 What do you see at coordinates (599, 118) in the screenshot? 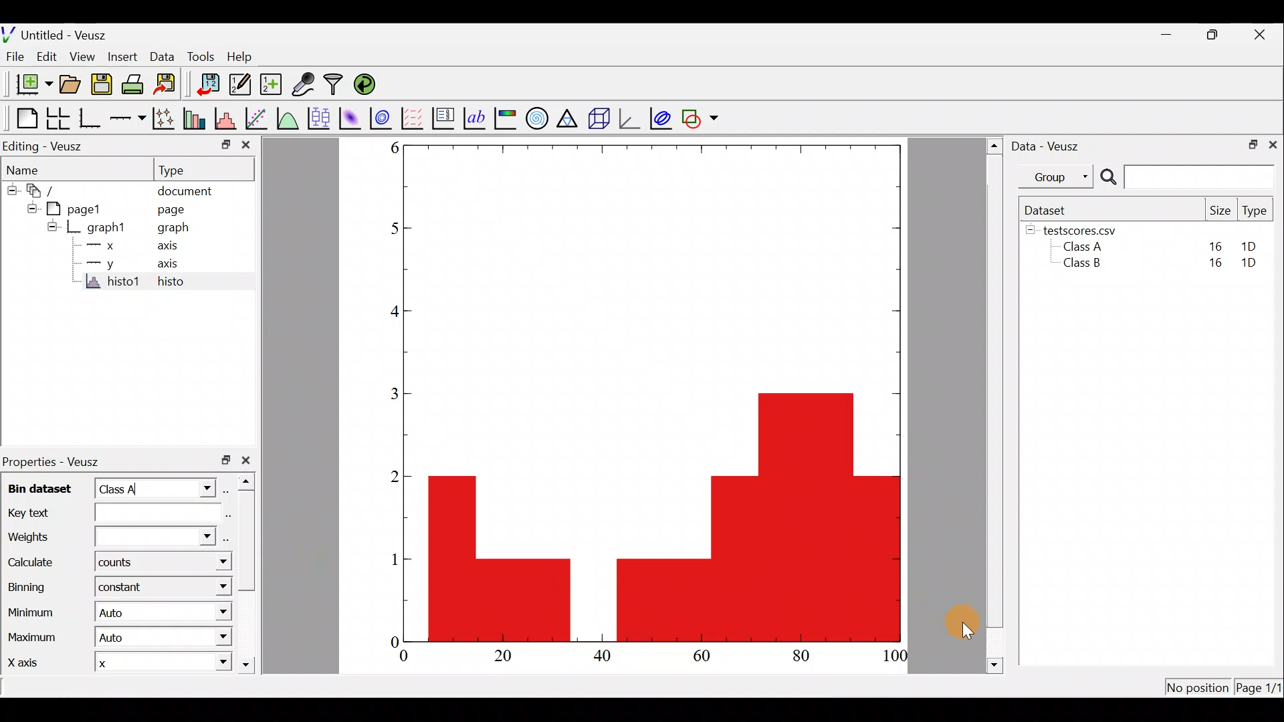
I see `3d scene` at bounding box center [599, 118].